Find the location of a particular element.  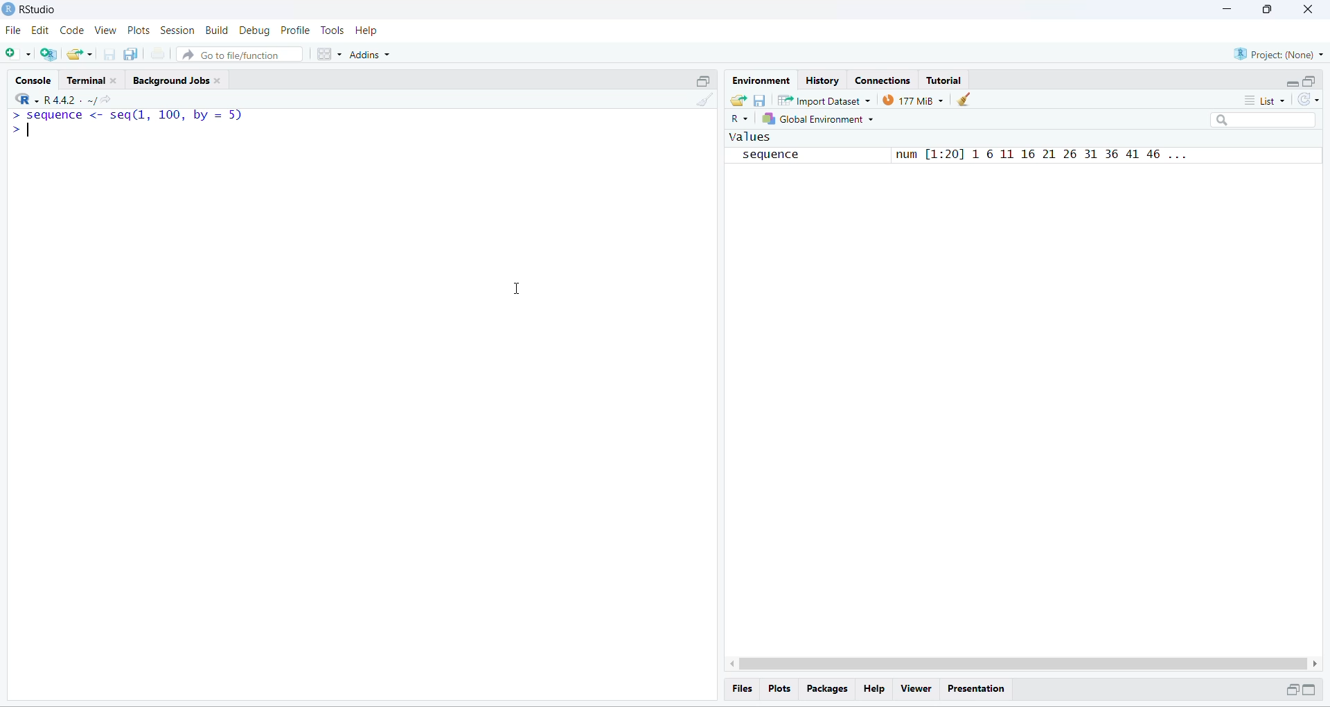

open in separate window is located at coordinates (1291, 689).